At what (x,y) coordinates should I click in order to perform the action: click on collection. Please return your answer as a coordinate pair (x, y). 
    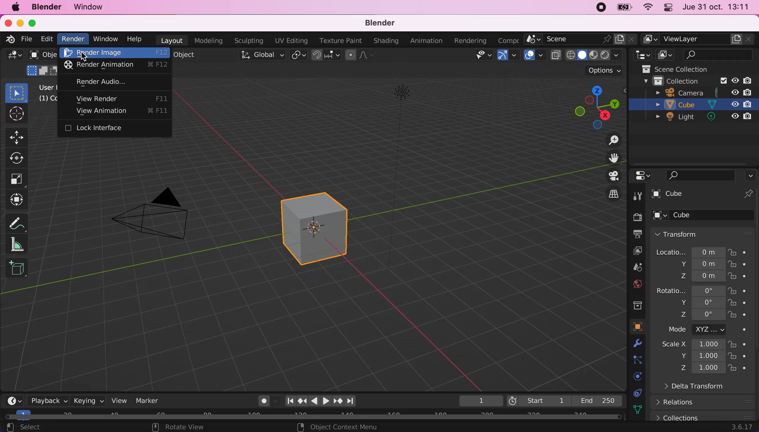
    Looking at the image, I should click on (637, 304).